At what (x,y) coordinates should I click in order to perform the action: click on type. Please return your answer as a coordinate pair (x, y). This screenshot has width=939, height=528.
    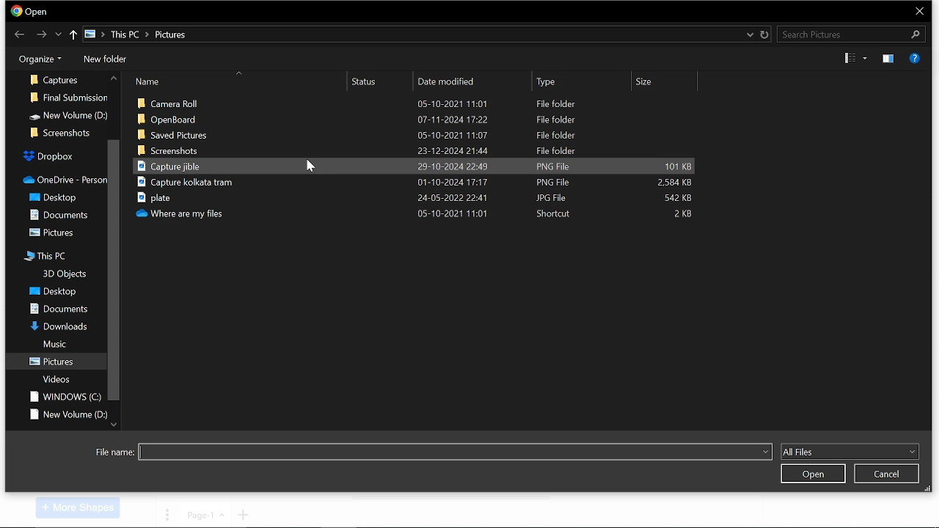
    Looking at the image, I should click on (580, 81).